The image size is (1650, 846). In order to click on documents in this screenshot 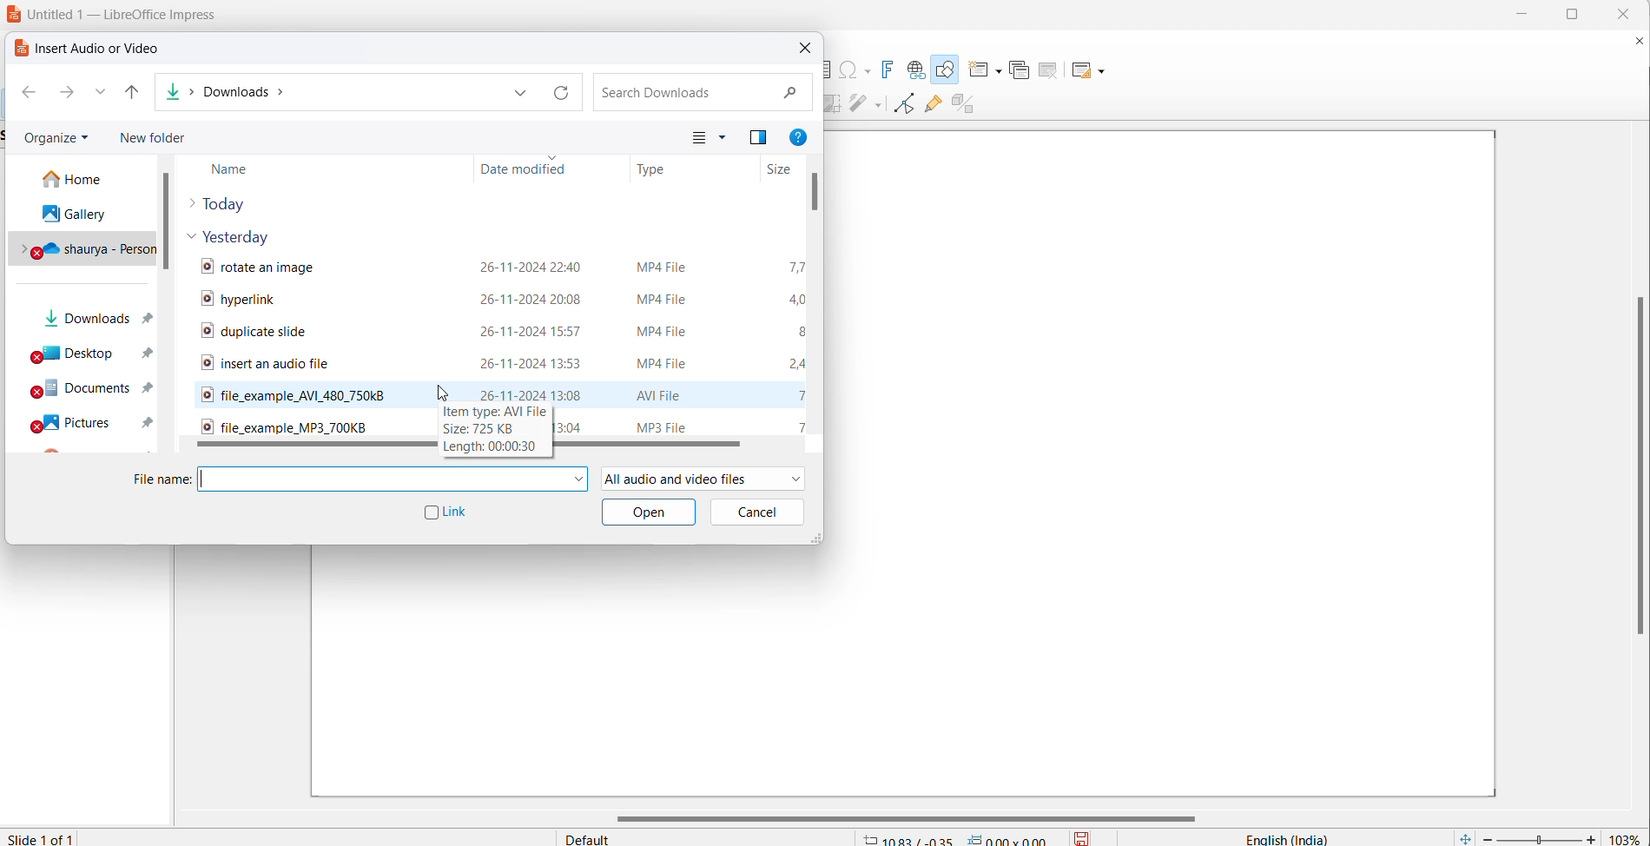, I will do `click(84, 387)`.